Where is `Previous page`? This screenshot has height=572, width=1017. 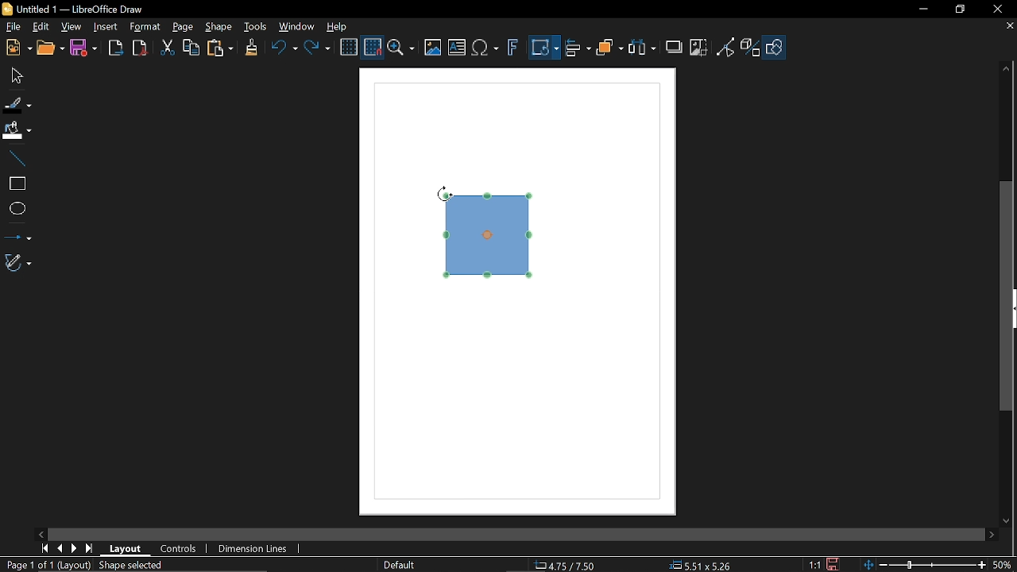
Previous page is located at coordinates (60, 547).